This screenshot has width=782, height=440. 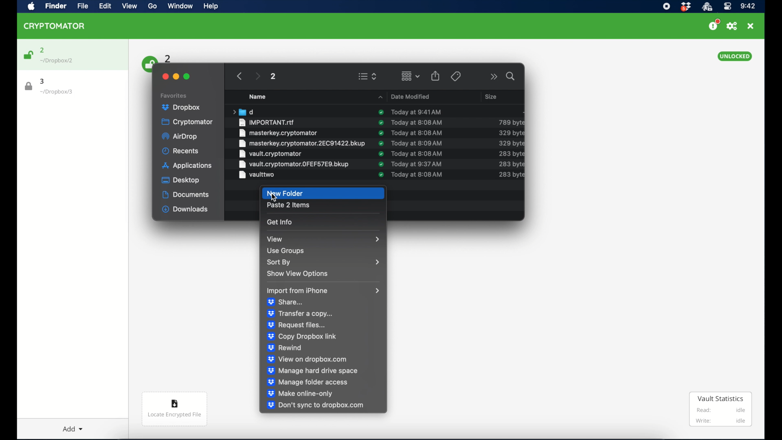 I want to click on name, so click(x=257, y=97).